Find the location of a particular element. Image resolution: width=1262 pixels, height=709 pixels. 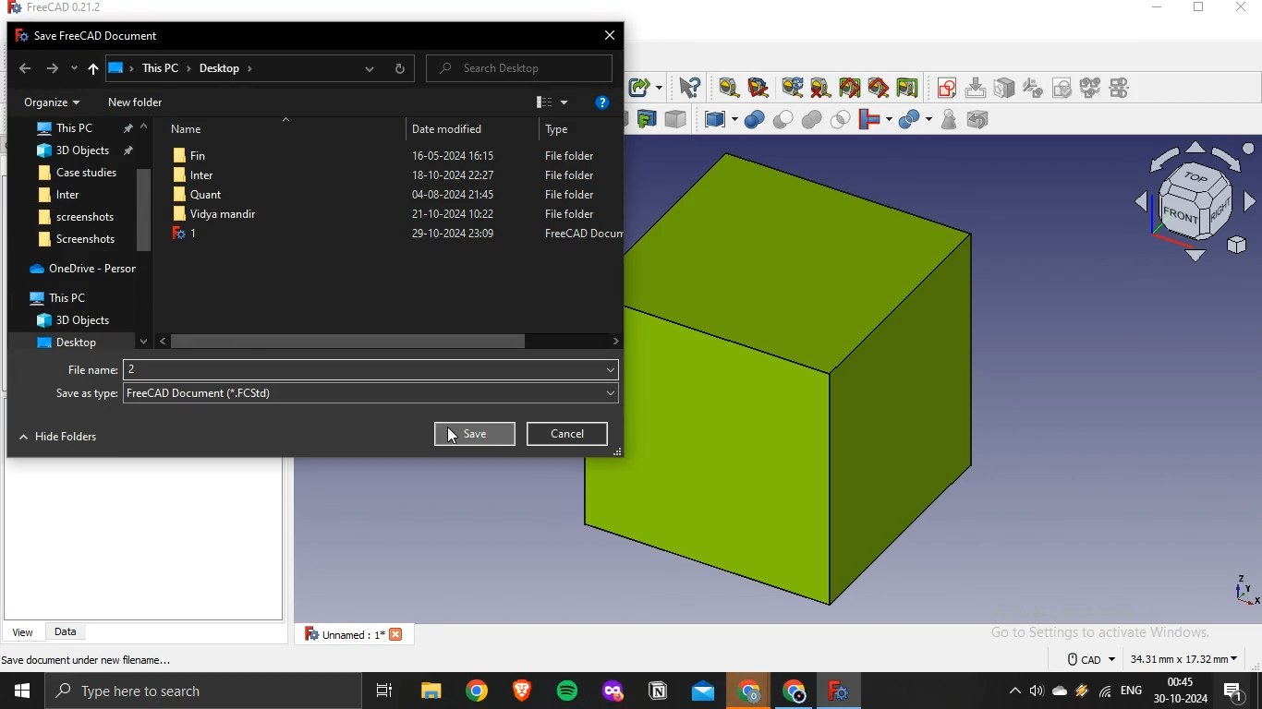

cancel is located at coordinates (566, 434).